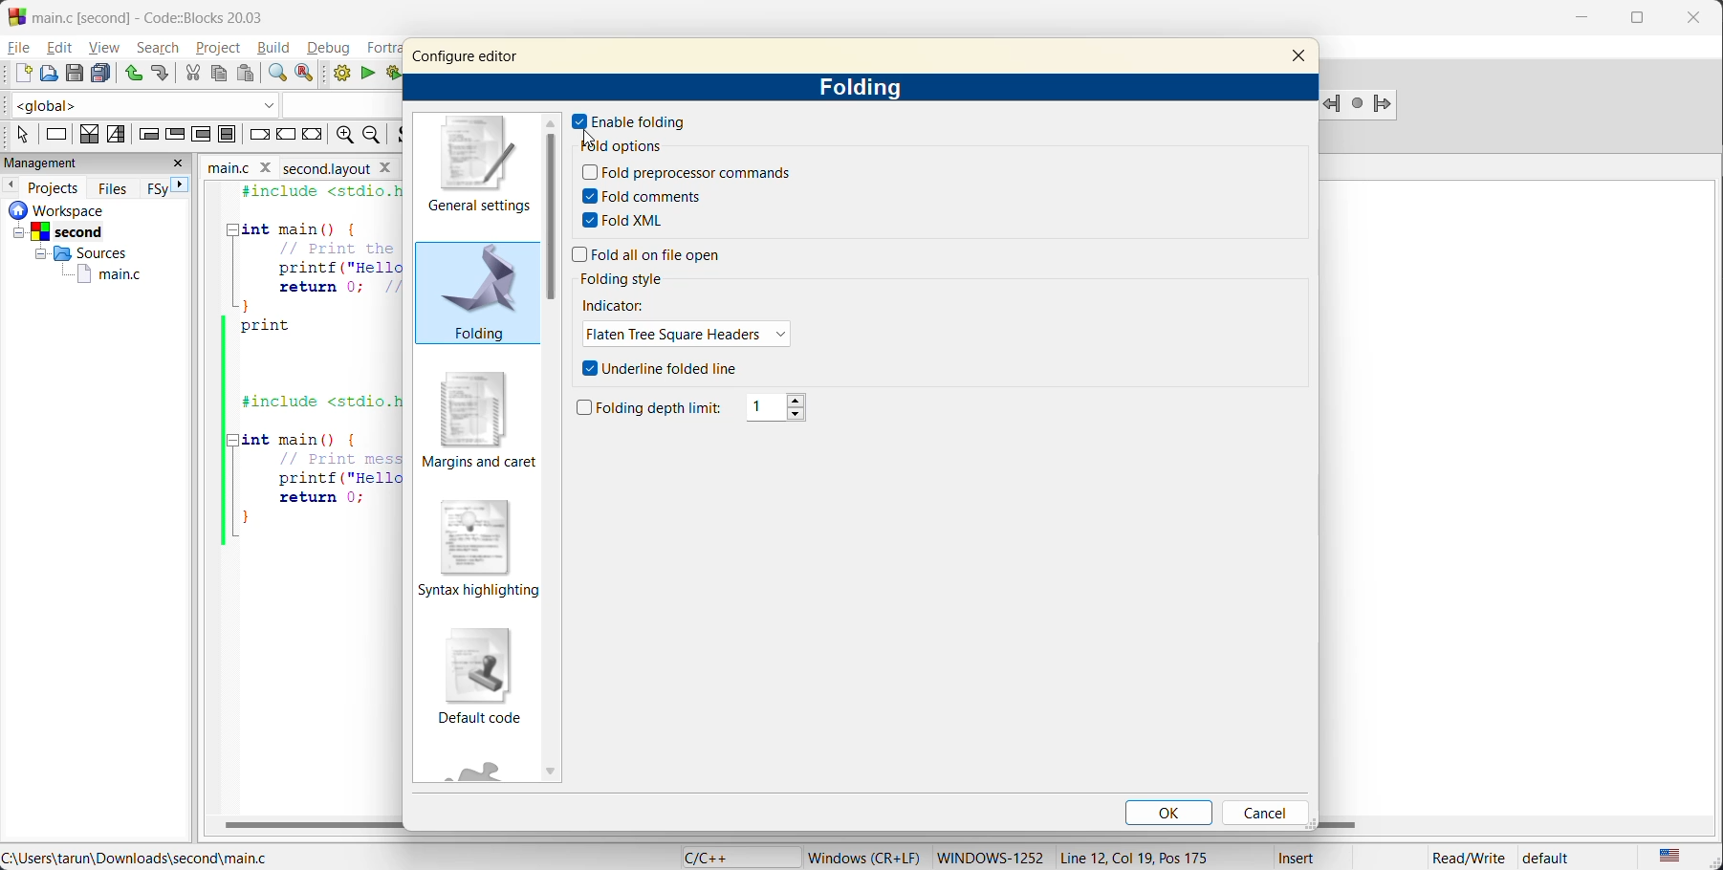  Describe the element at coordinates (187, 16) in the screenshot. I see `app name and file name` at that location.